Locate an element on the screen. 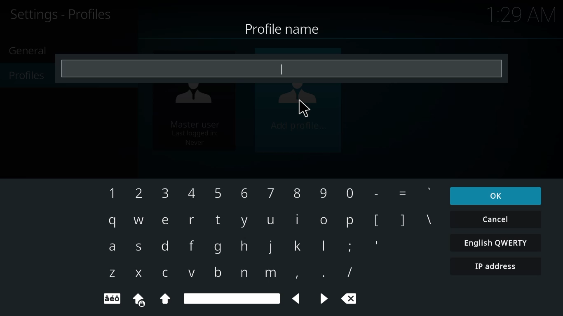  . is located at coordinates (322, 276).